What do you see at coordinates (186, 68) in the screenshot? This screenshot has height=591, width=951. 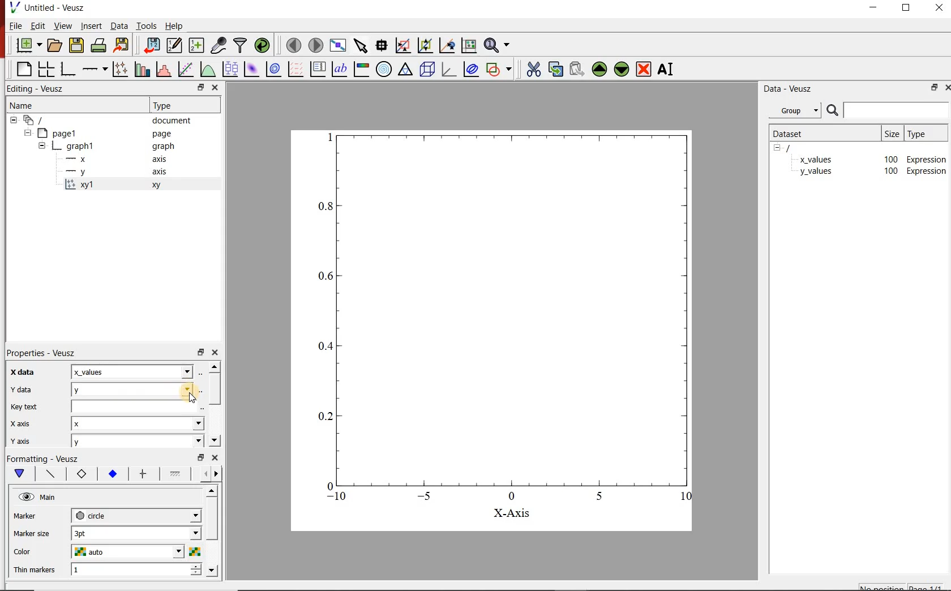 I see `fit a function to a data` at bounding box center [186, 68].